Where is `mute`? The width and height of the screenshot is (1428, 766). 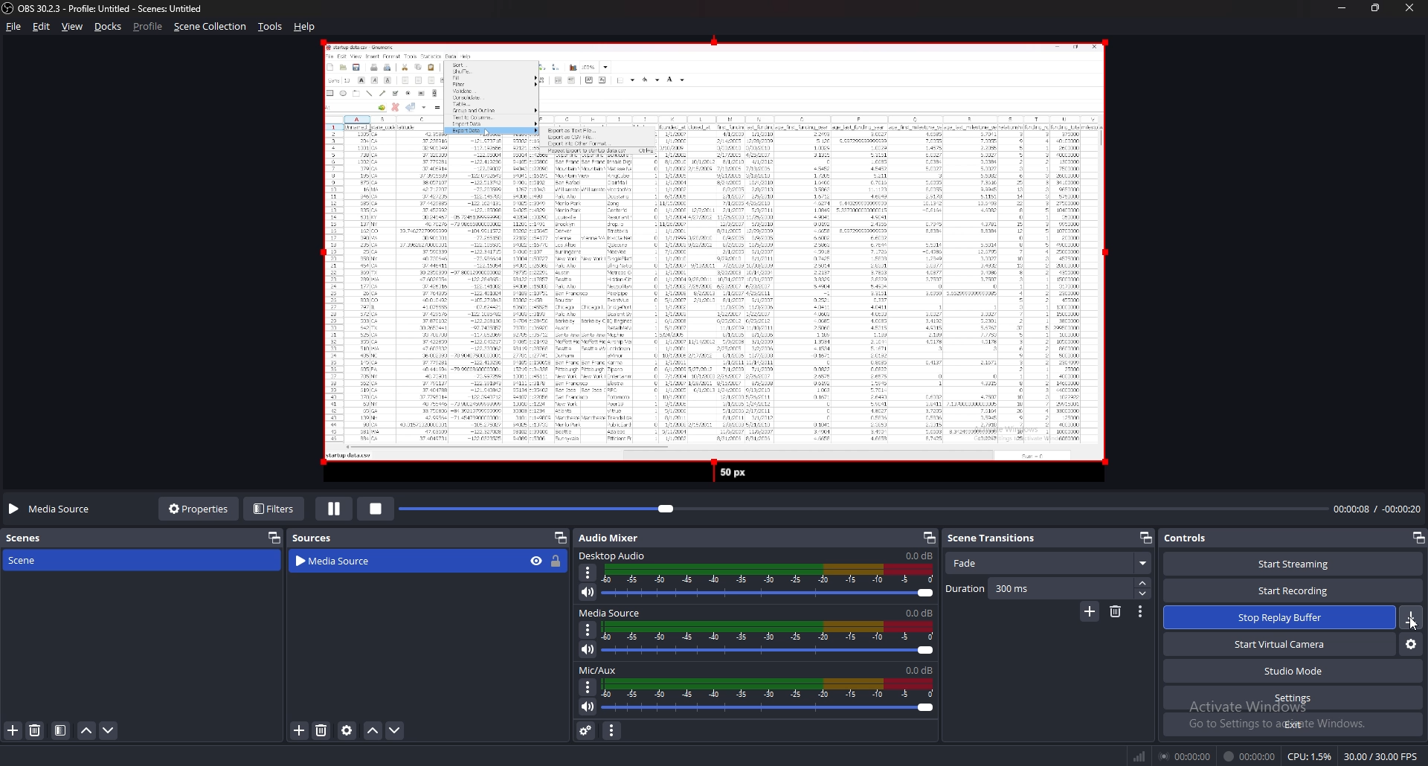 mute is located at coordinates (589, 706).